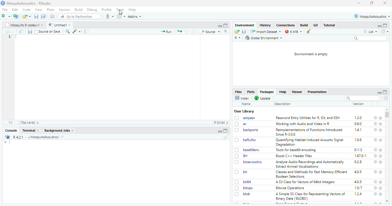 The image size is (392, 206). Describe the element at coordinates (62, 137) in the screenshot. I see `share` at that location.